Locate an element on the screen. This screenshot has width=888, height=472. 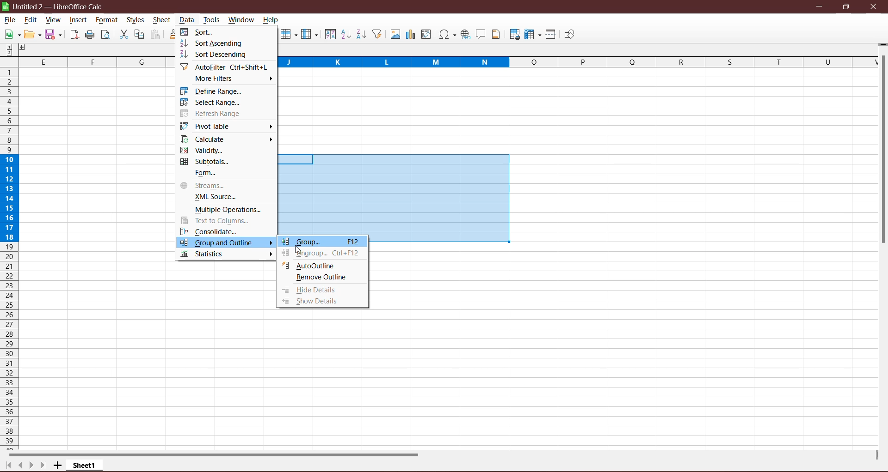
File is located at coordinates (10, 20).